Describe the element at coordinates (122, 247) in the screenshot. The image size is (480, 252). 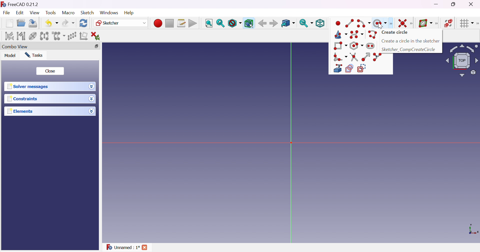
I see `Unnamed : 1*` at that location.